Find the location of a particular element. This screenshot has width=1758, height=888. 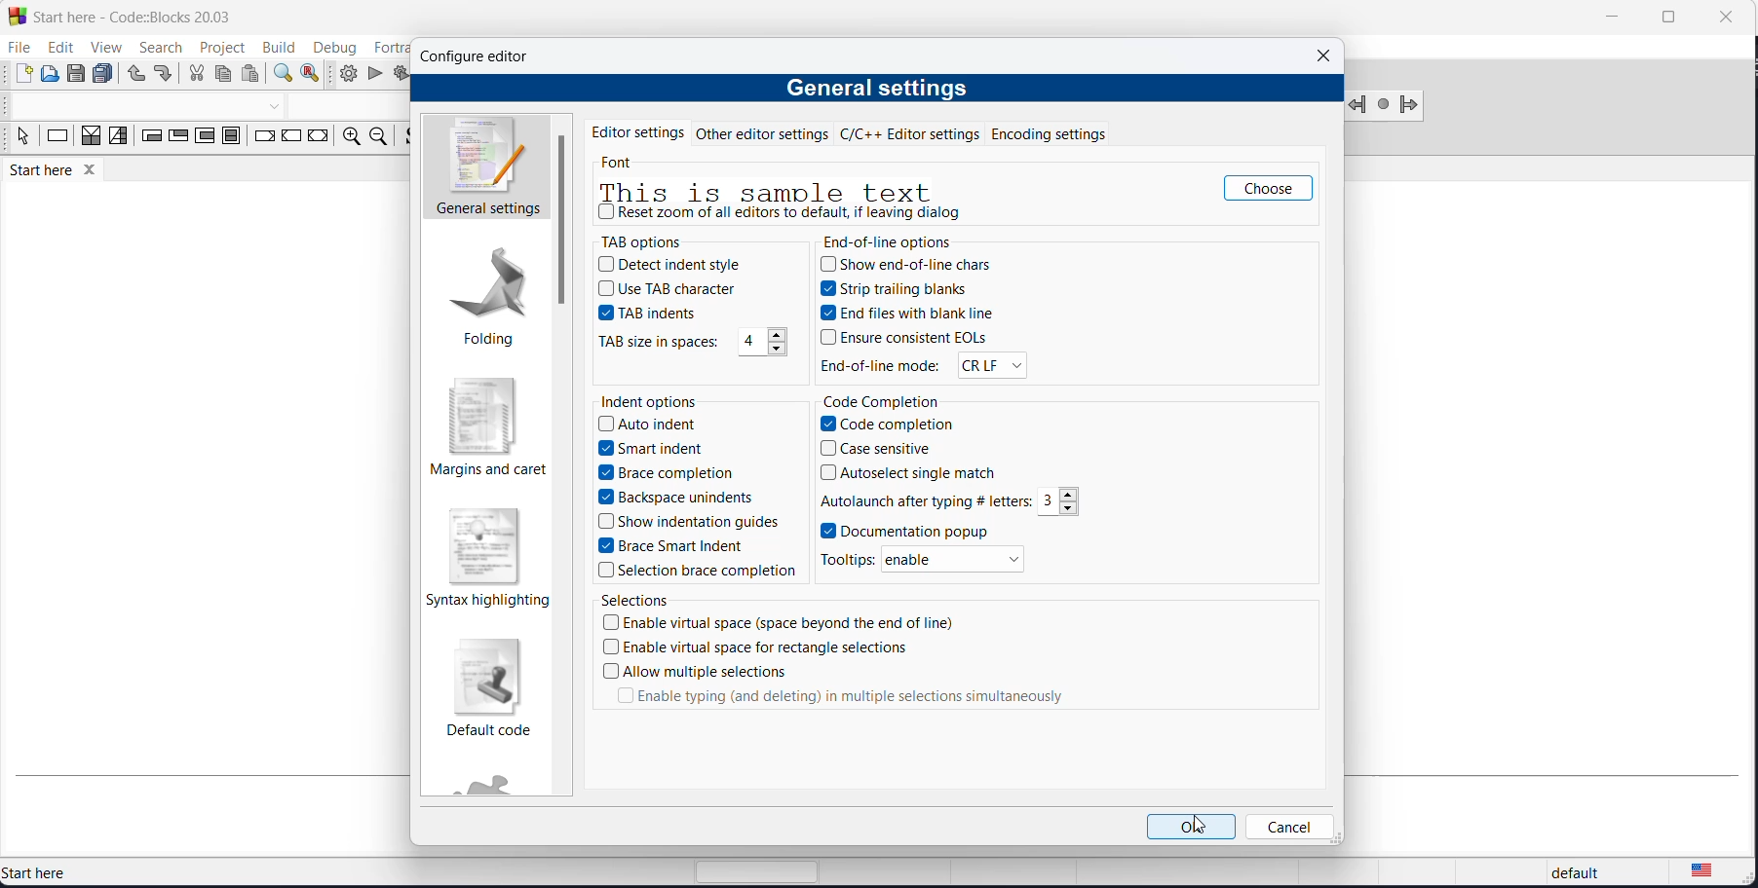

show end of line chars checkbox is located at coordinates (915, 267).